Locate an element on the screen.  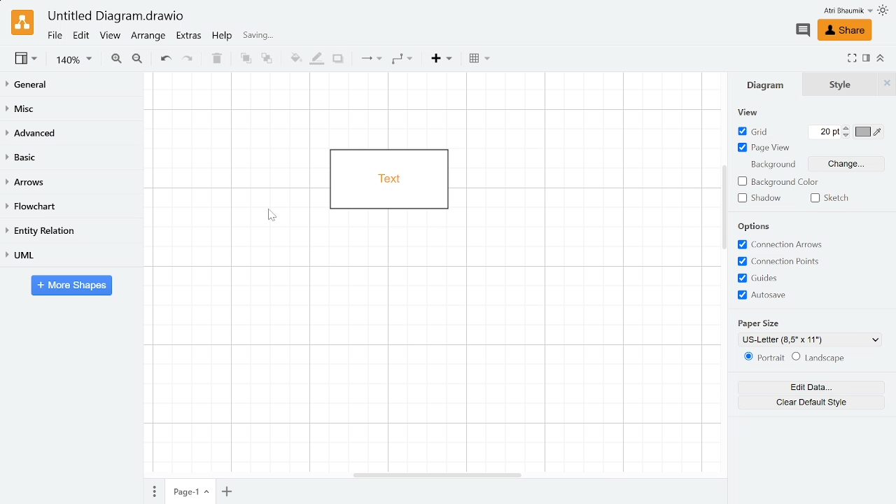
Add page is located at coordinates (229, 491).